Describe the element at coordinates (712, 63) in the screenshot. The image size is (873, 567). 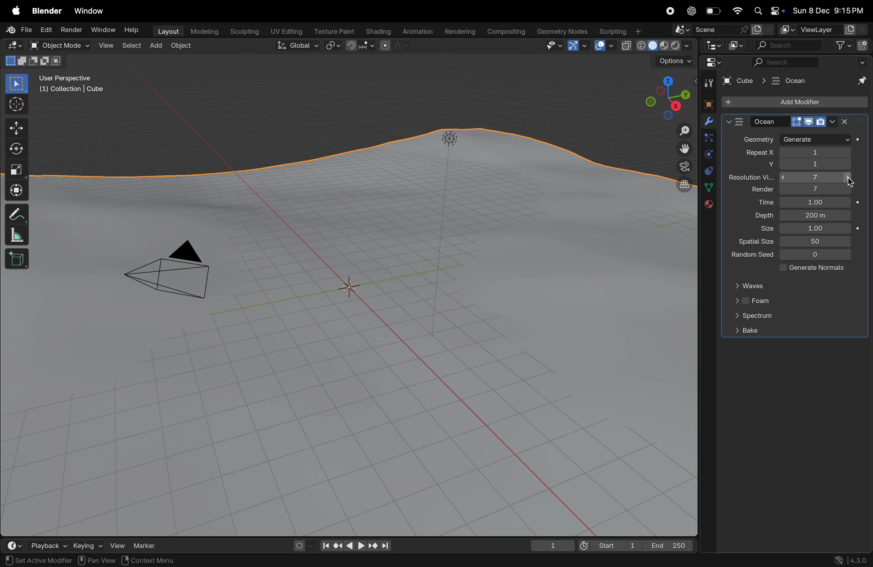
I see `widgets` at that location.